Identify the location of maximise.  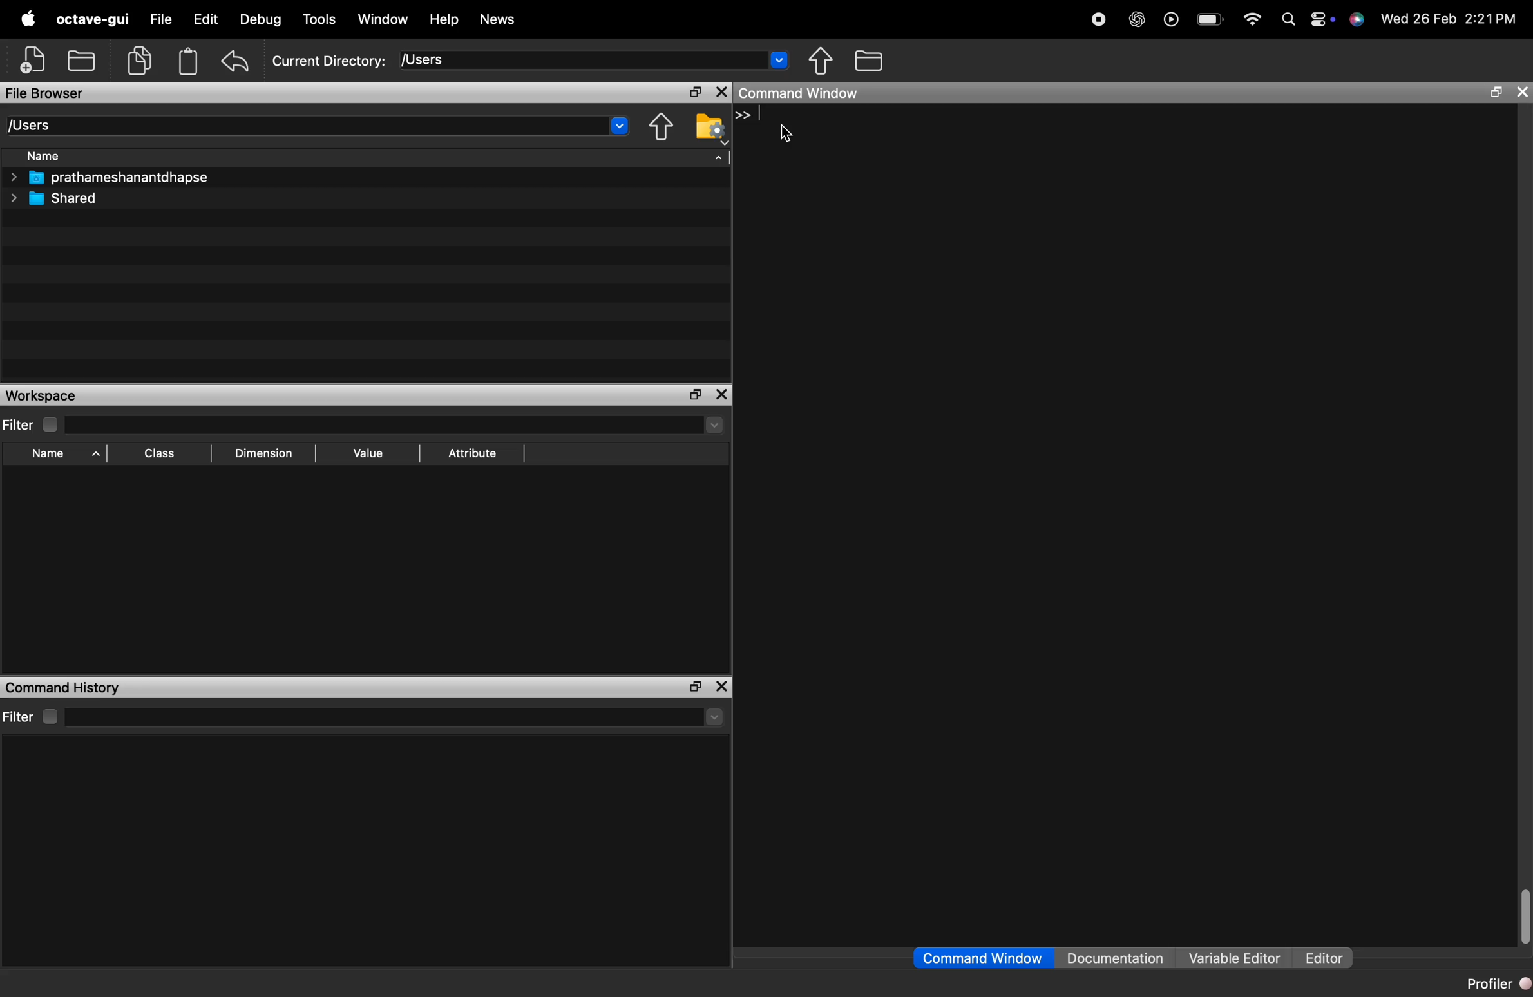
(692, 683).